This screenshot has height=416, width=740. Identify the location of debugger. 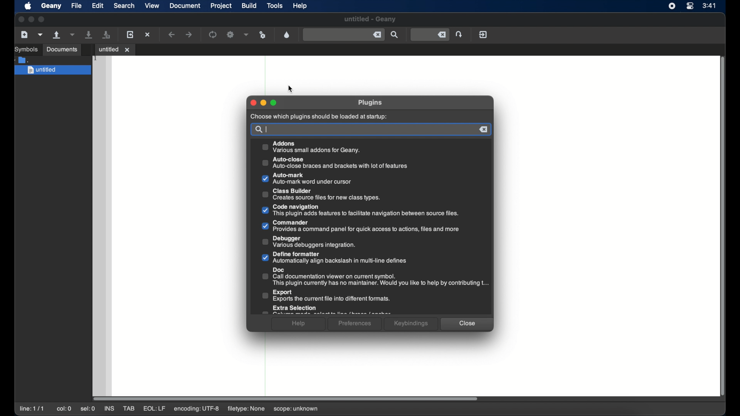
(308, 242).